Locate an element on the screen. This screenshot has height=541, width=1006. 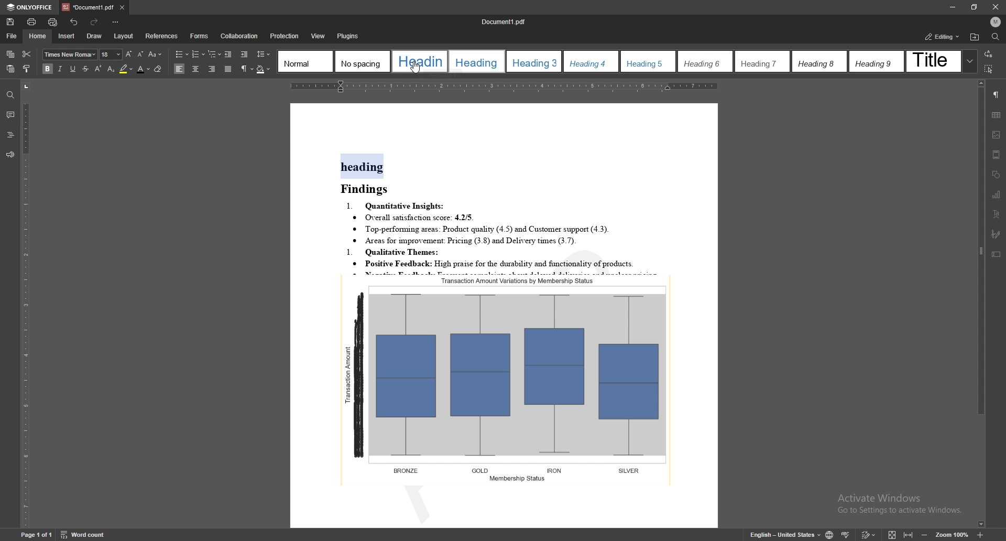
View is located at coordinates (317, 36).